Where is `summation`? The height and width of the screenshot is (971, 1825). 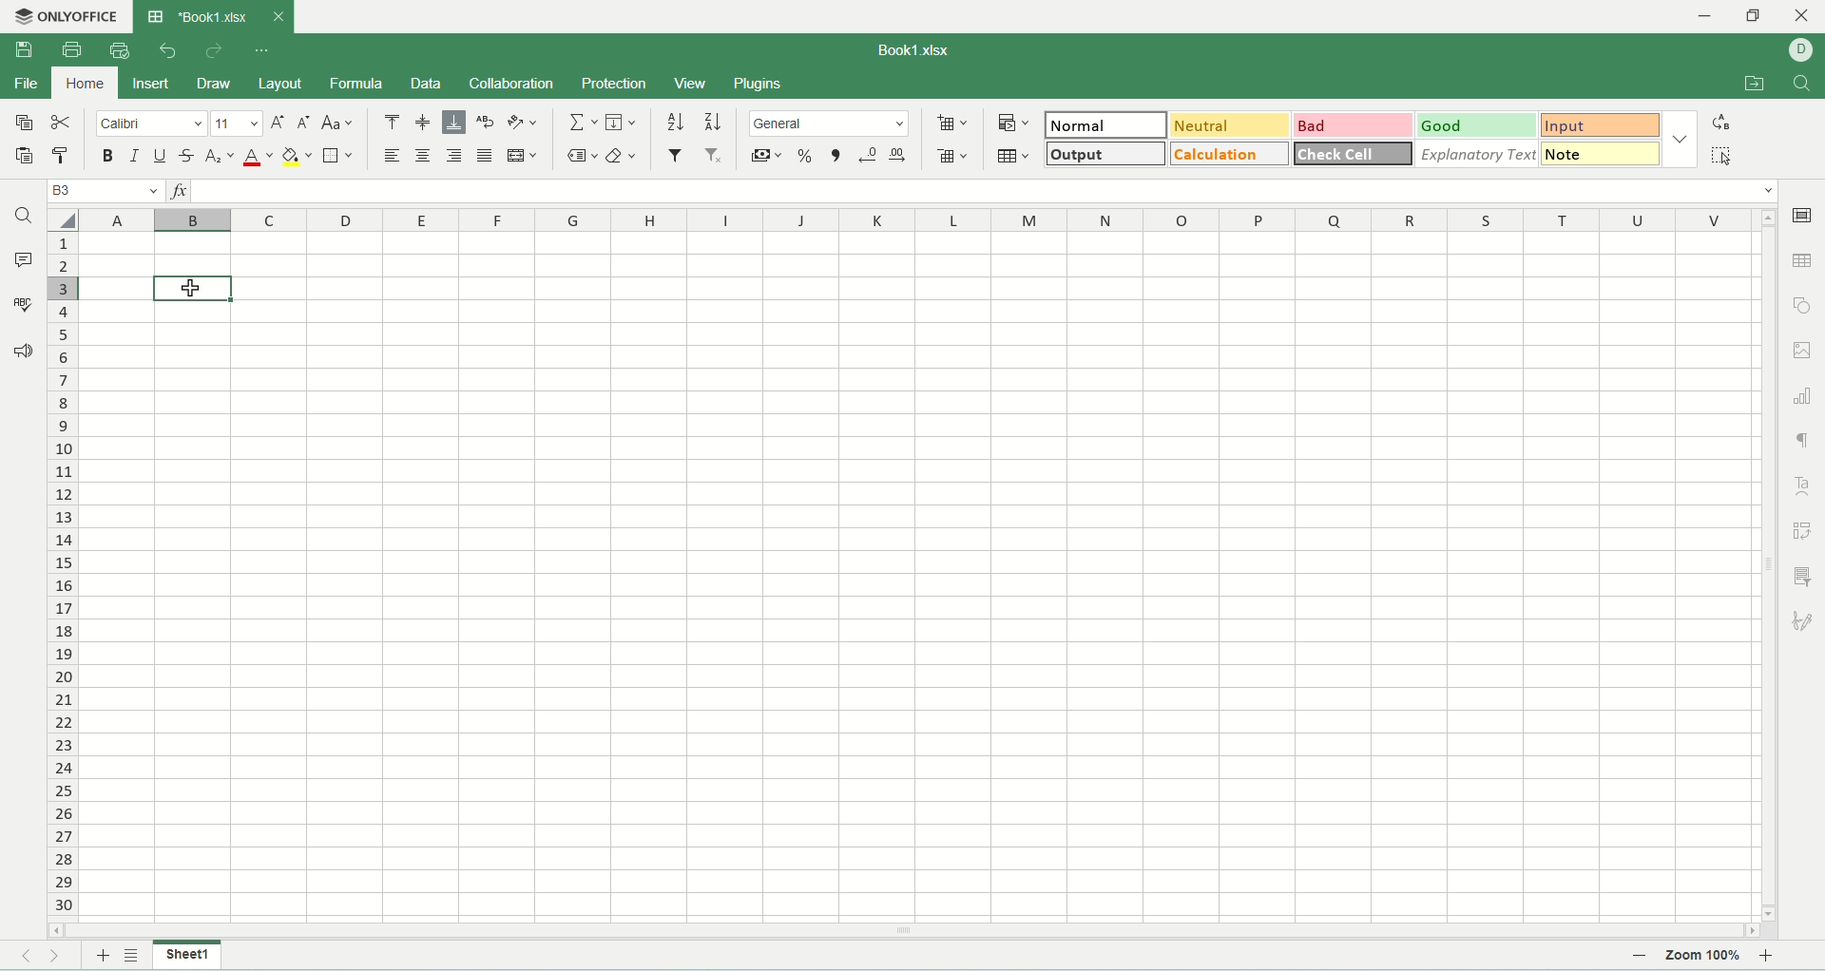
summation is located at coordinates (581, 122).